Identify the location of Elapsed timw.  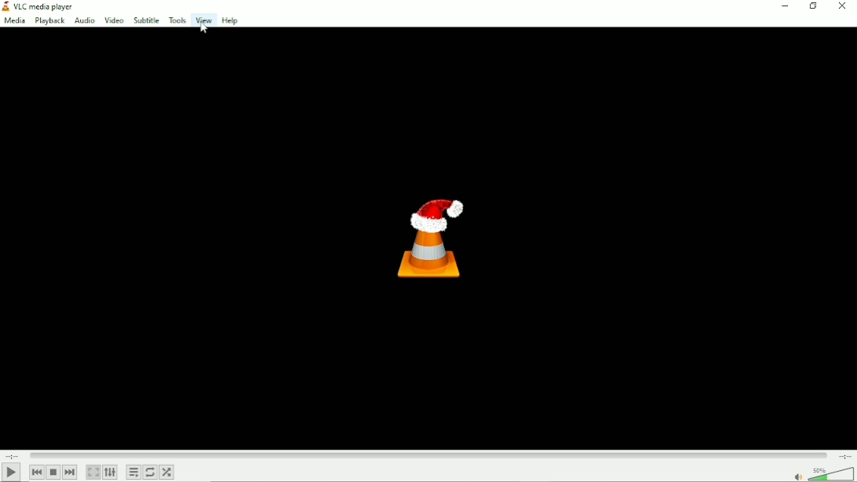
(10, 455).